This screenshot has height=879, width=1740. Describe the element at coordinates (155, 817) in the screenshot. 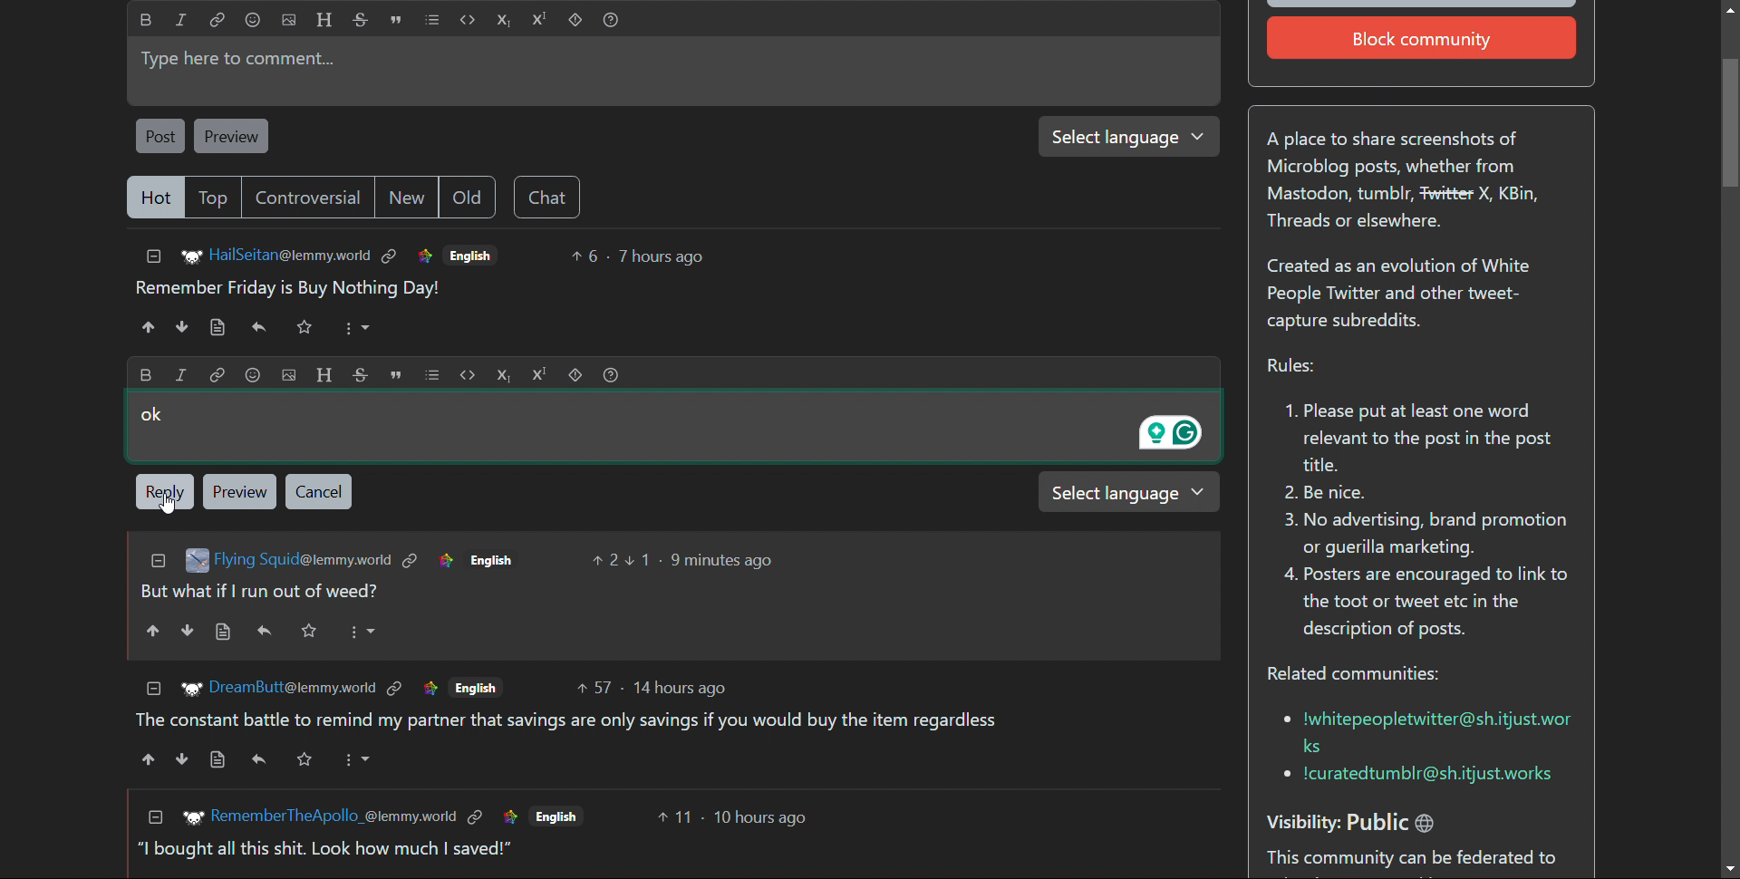

I see `collapse` at that location.